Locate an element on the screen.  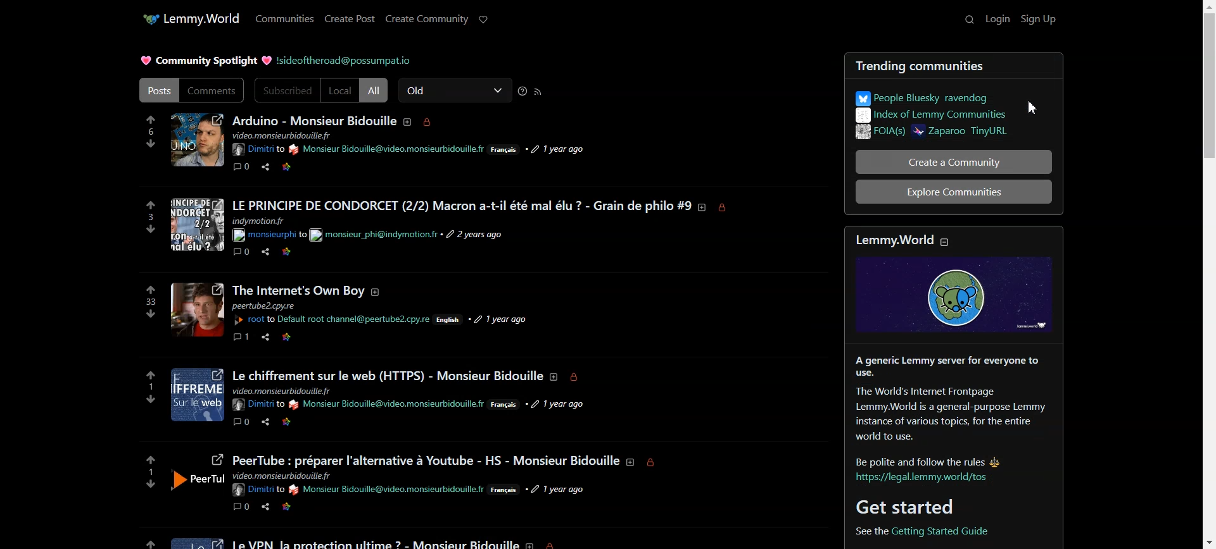
Login is located at coordinates (997, 19).